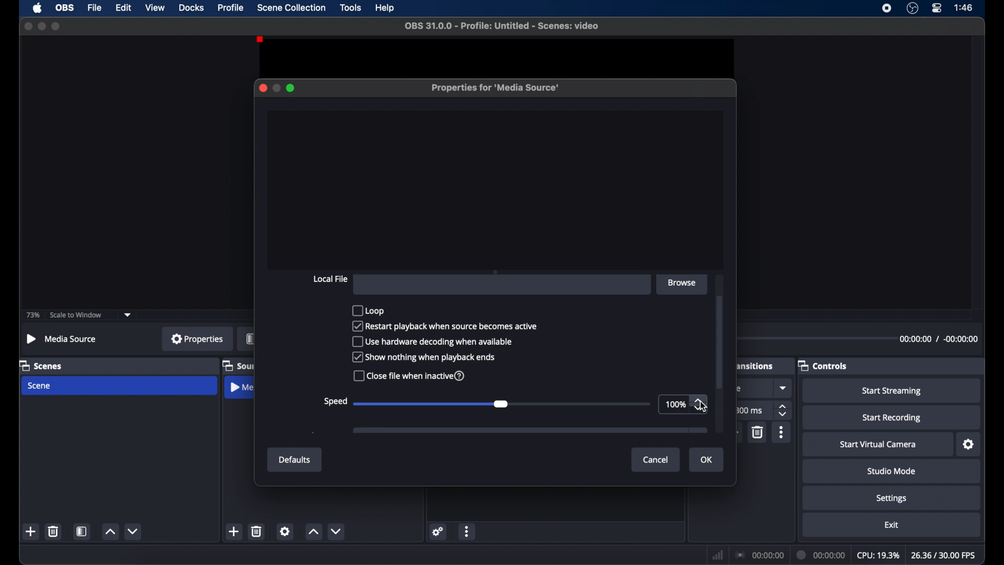  Describe the element at coordinates (313, 531) in the screenshot. I see `increment` at that location.